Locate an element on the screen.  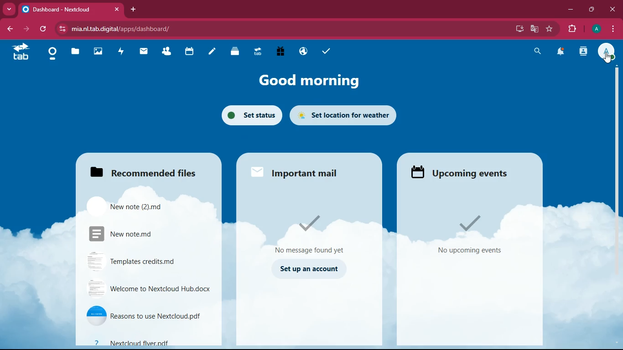
google translate is located at coordinates (534, 29).